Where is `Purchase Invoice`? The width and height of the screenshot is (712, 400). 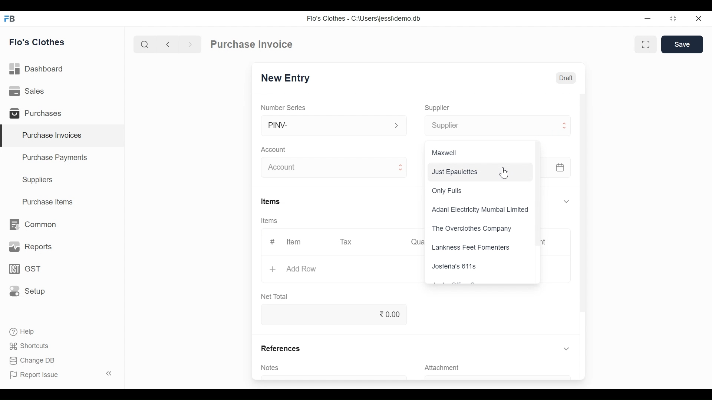
Purchase Invoice is located at coordinates (251, 44).